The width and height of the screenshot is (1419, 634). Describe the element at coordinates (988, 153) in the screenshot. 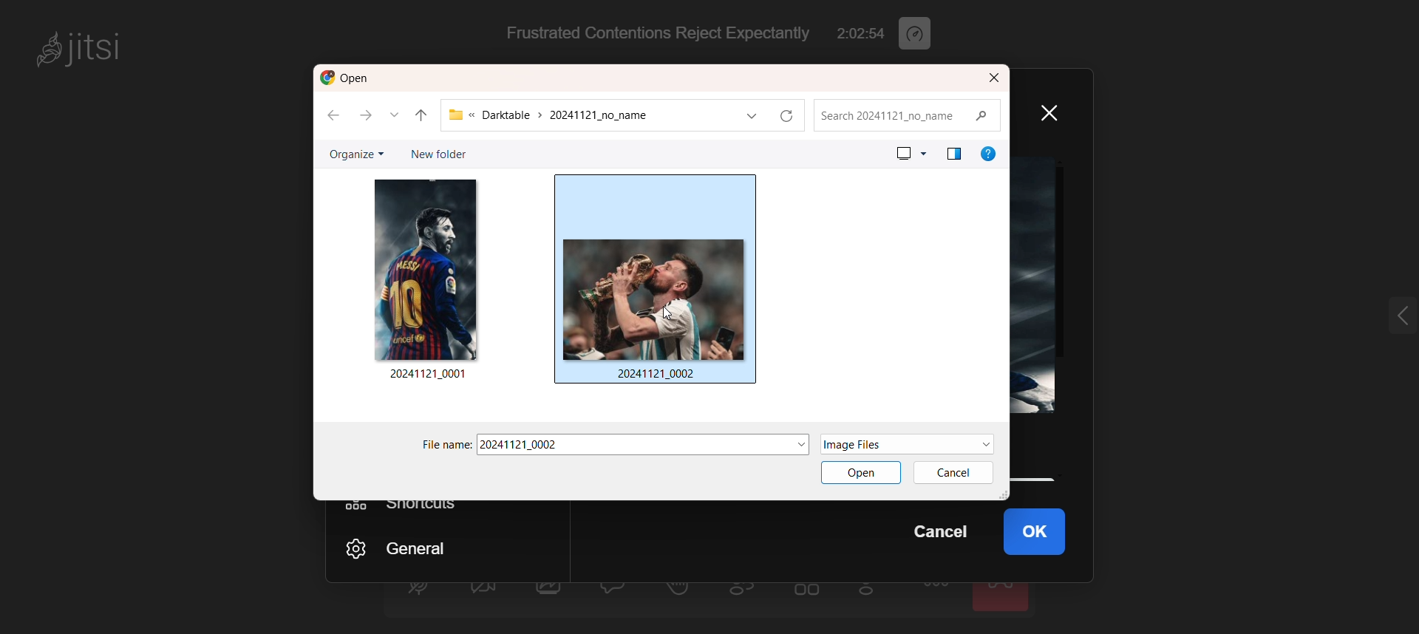

I see `help` at that location.